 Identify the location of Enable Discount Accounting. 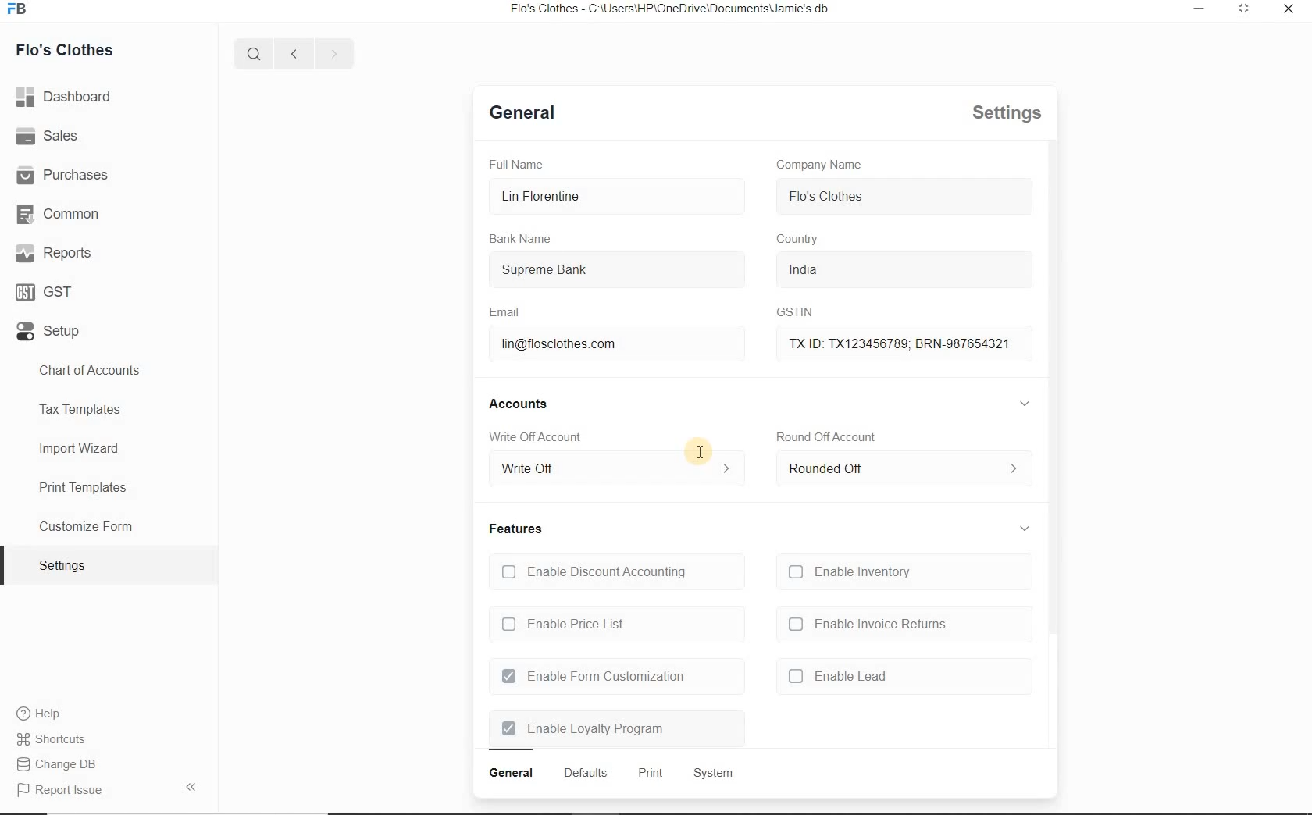
(592, 573).